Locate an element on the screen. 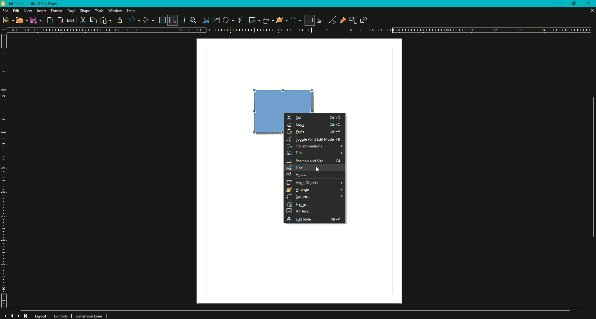  Edit is located at coordinates (16, 11).